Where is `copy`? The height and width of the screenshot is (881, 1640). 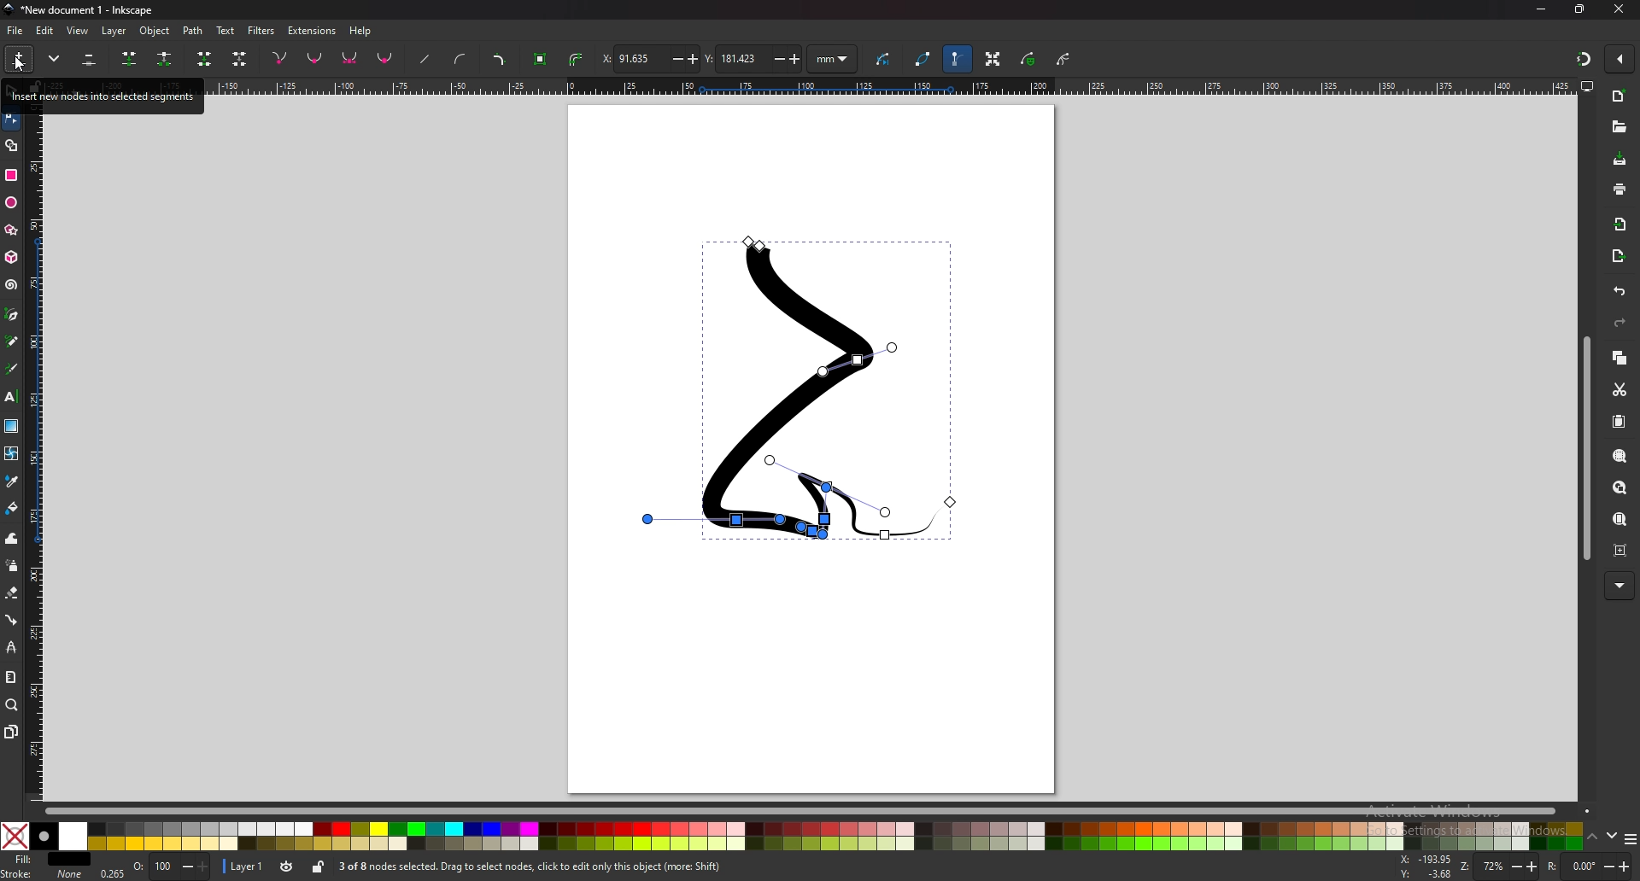 copy is located at coordinates (1620, 359).